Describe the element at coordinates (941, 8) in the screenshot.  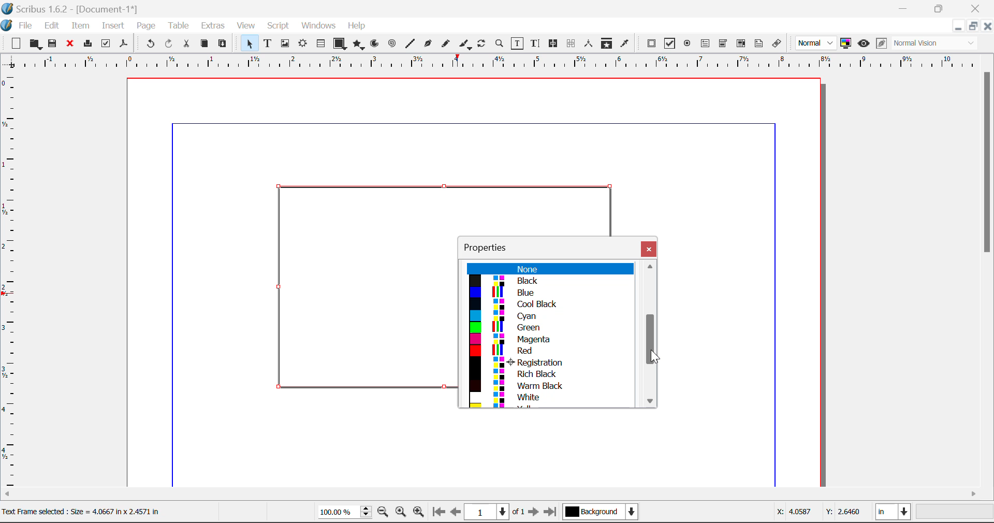
I see `Minimize` at that location.